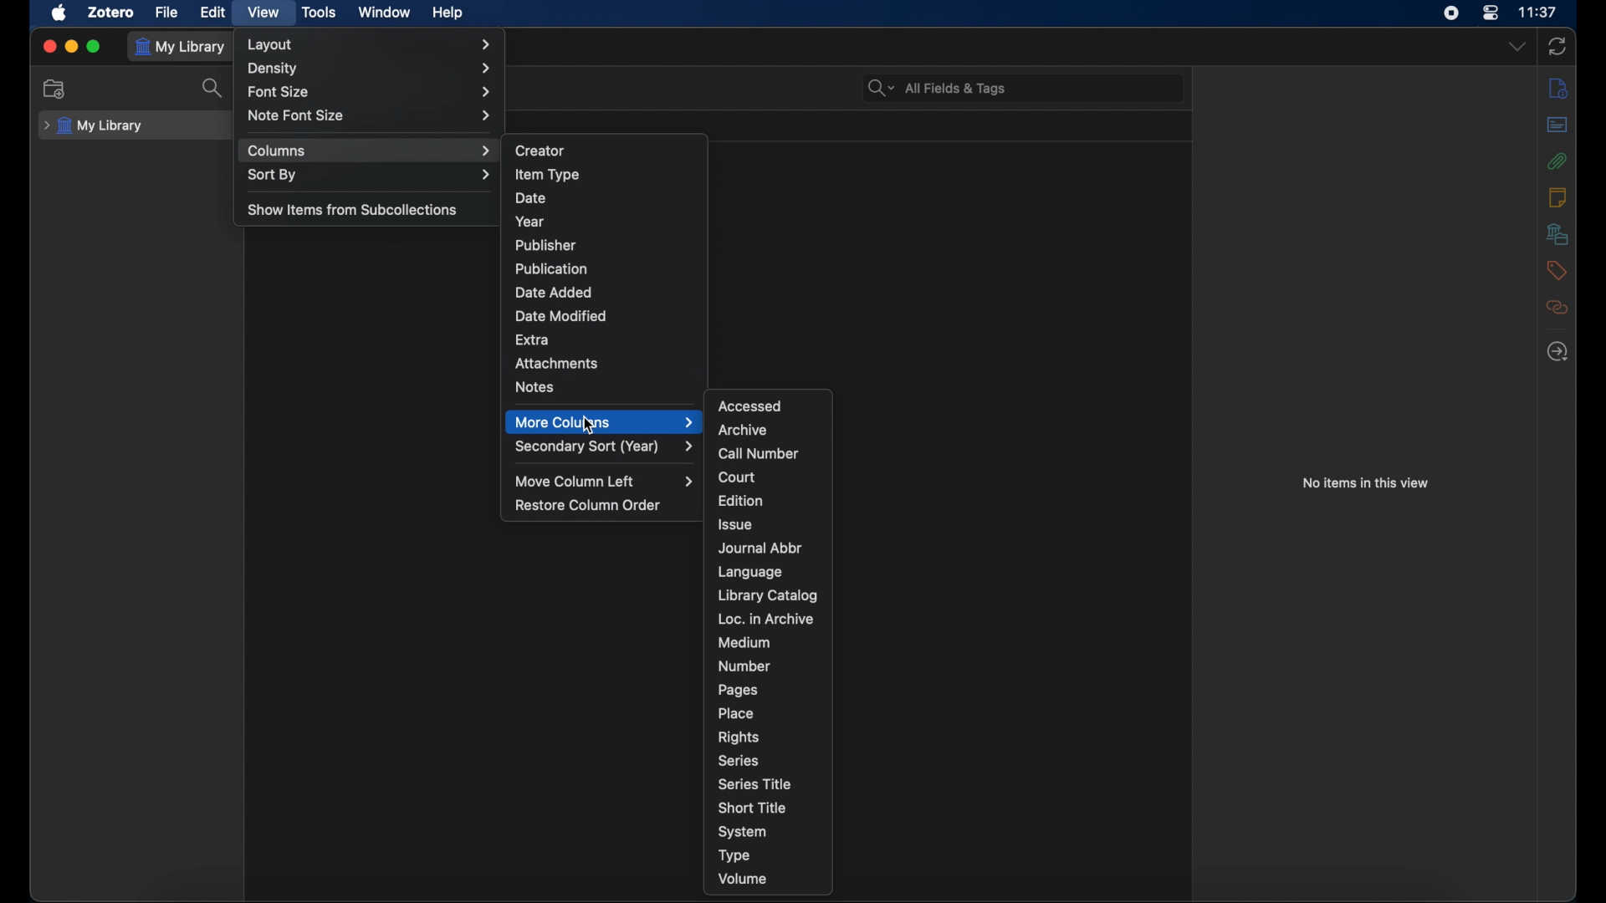 Image resolution: width=1606 pixels, height=903 pixels. What do you see at coordinates (181, 47) in the screenshot?
I see `my library` at bounding box center [181, 47].